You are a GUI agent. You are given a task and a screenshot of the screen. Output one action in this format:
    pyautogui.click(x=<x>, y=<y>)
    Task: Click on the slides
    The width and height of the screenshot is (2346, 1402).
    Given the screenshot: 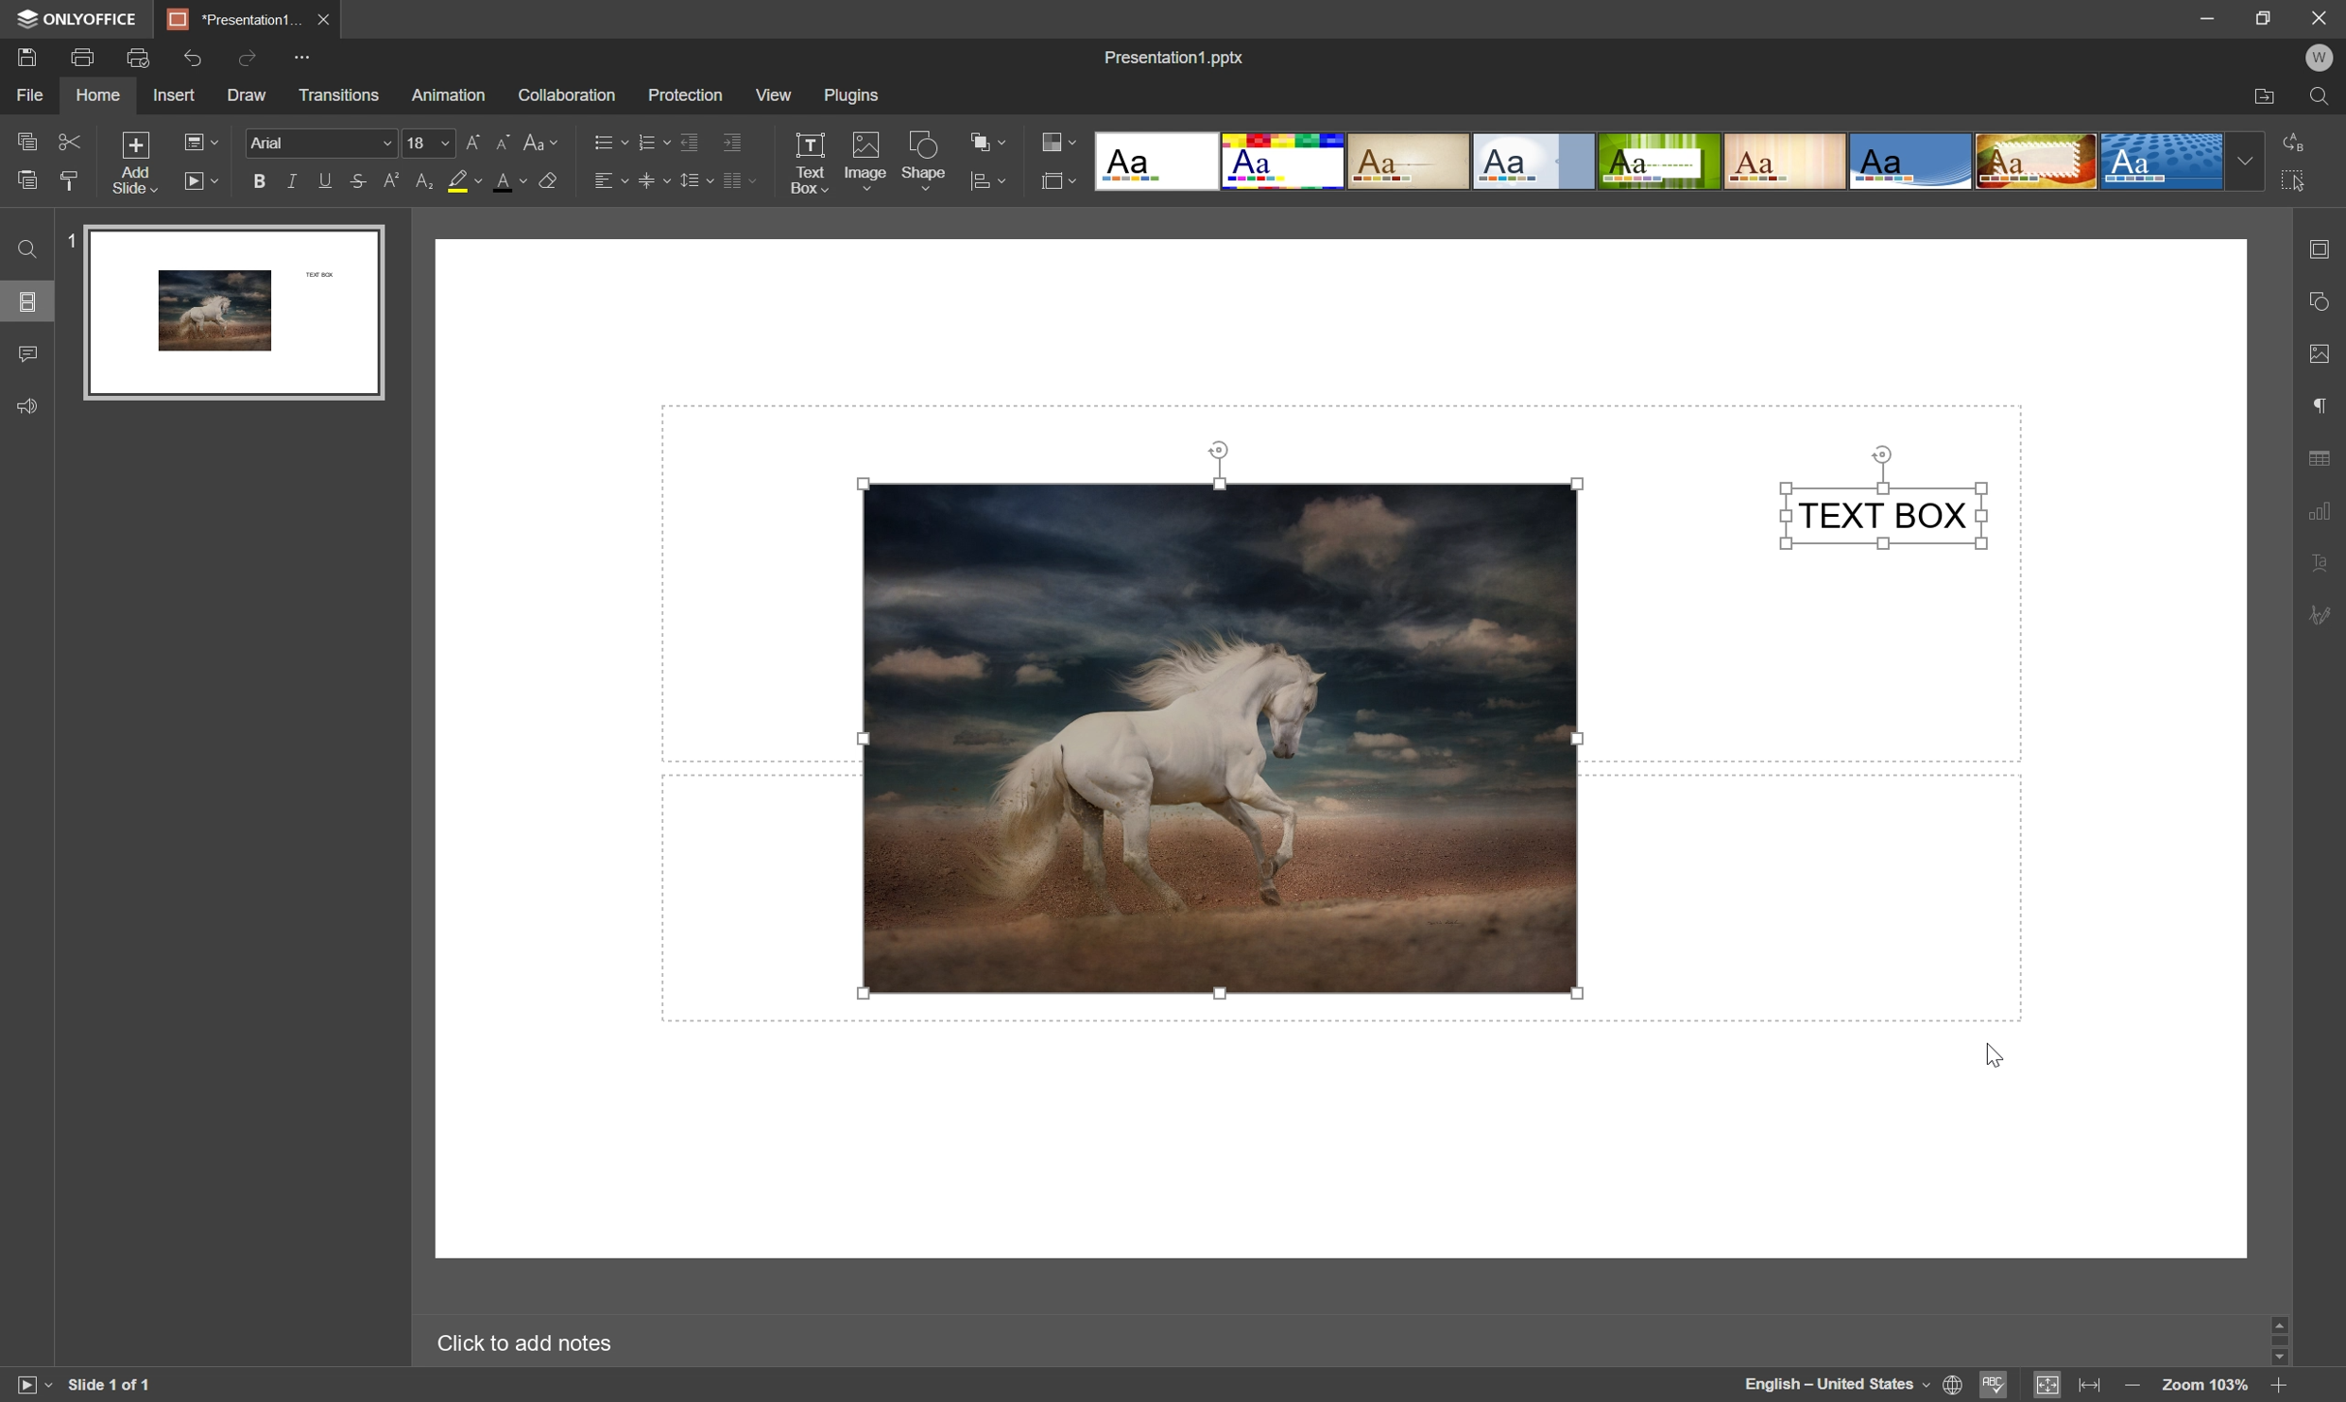 What is the action you would take?
    pyautogui.click(x=29, y=303)
    